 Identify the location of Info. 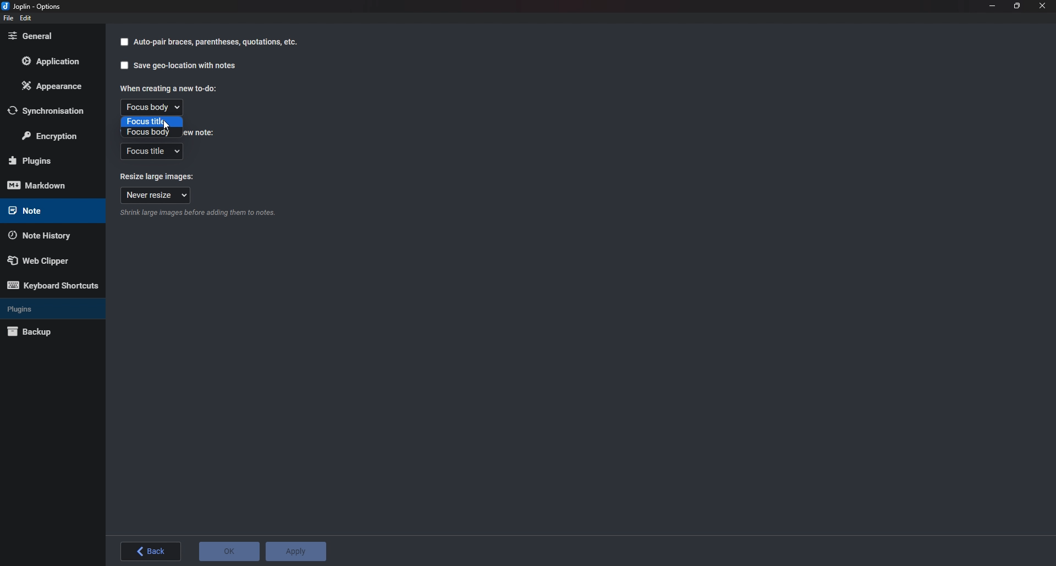
(197, 214).